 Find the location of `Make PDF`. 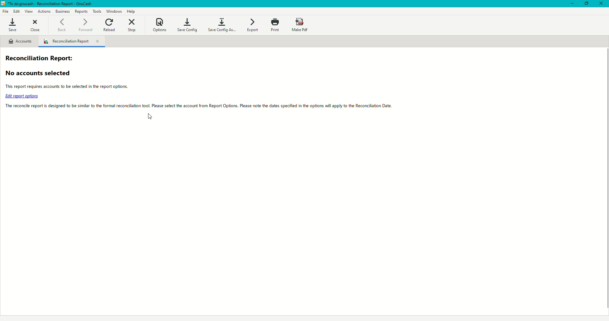

Make PDF is located at coordinates (301, 24).